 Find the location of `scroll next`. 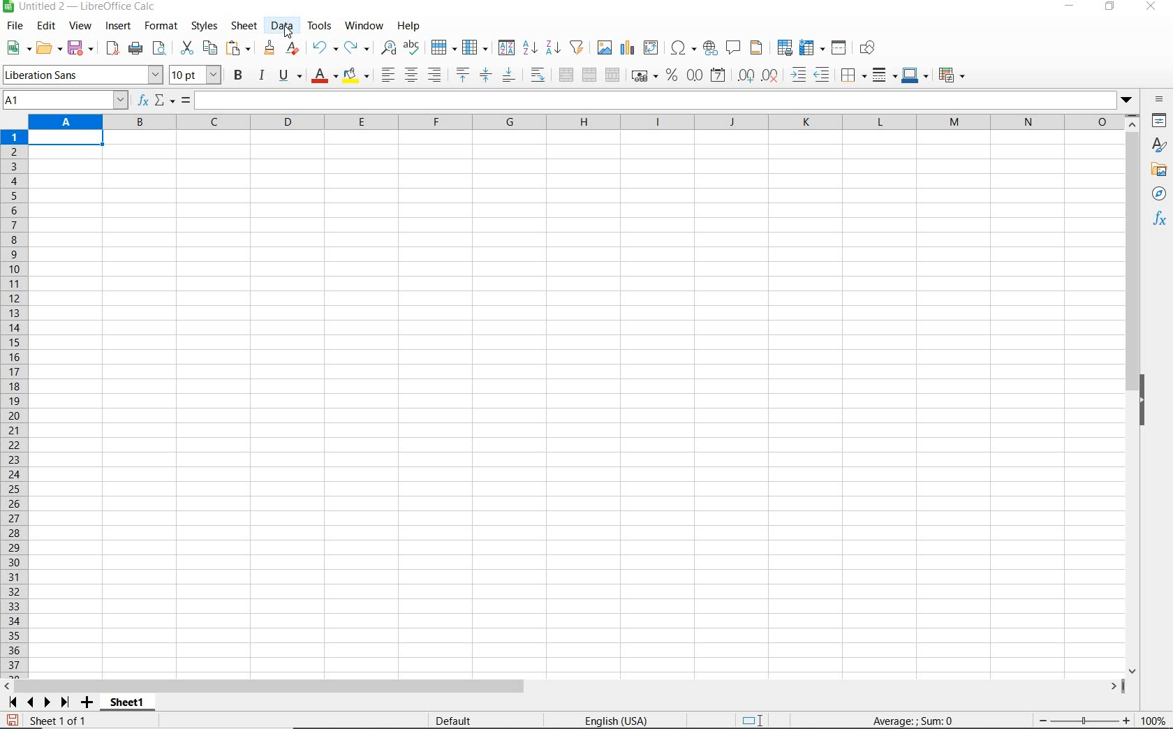

scroll next is located at coordinates (36, 702).